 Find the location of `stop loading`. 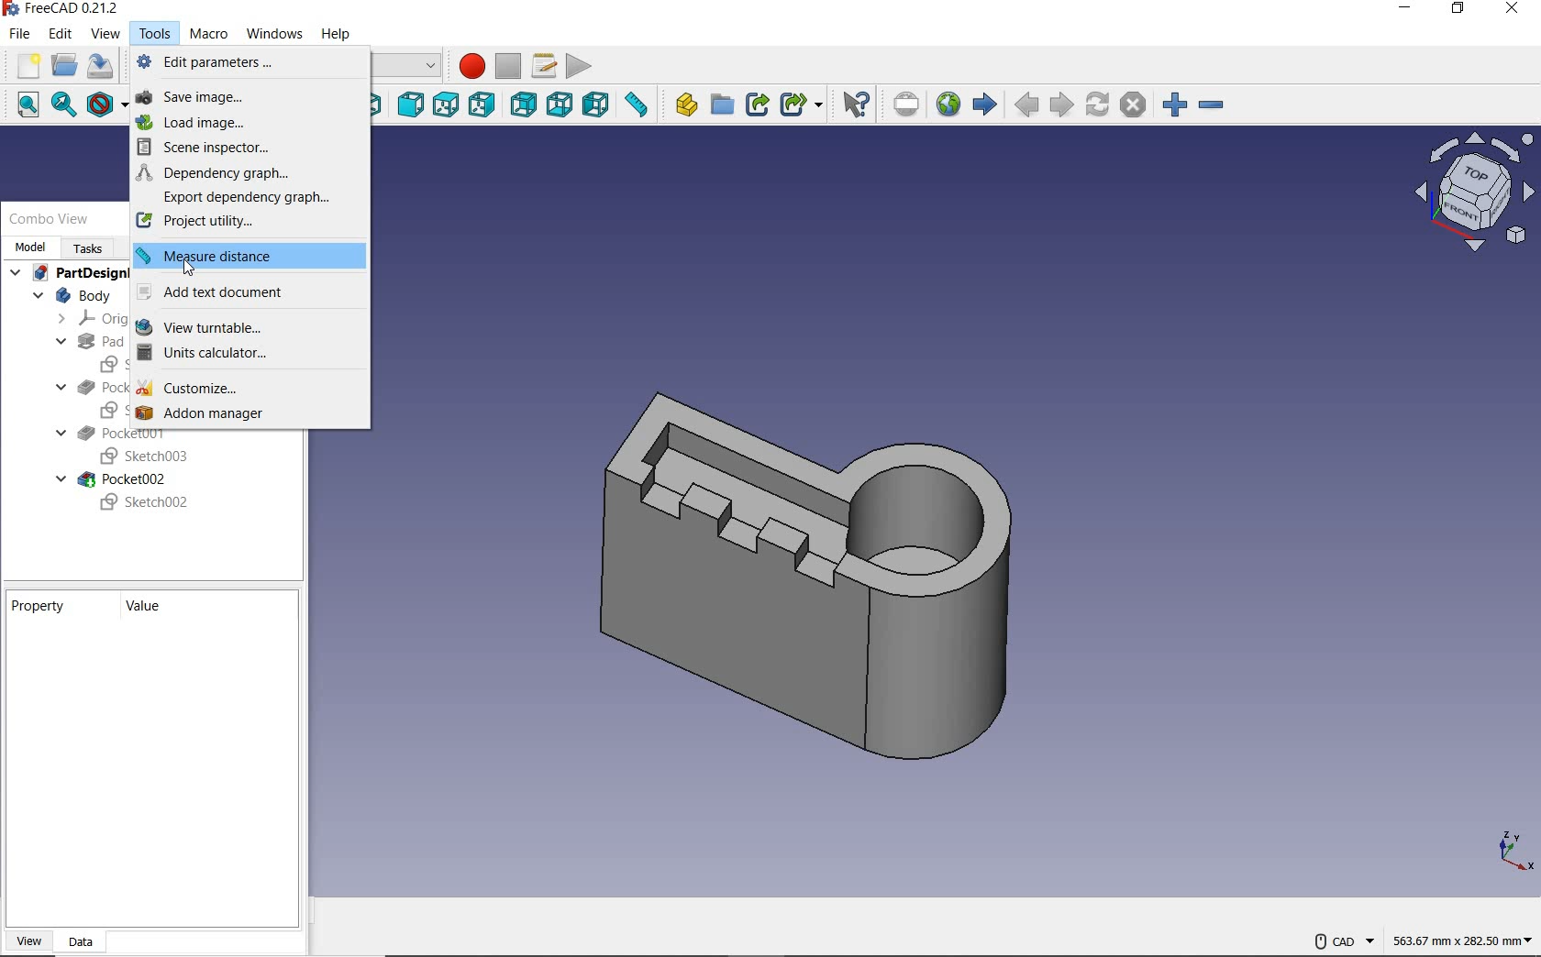

stop loading is located at coordinates (1135, 105).